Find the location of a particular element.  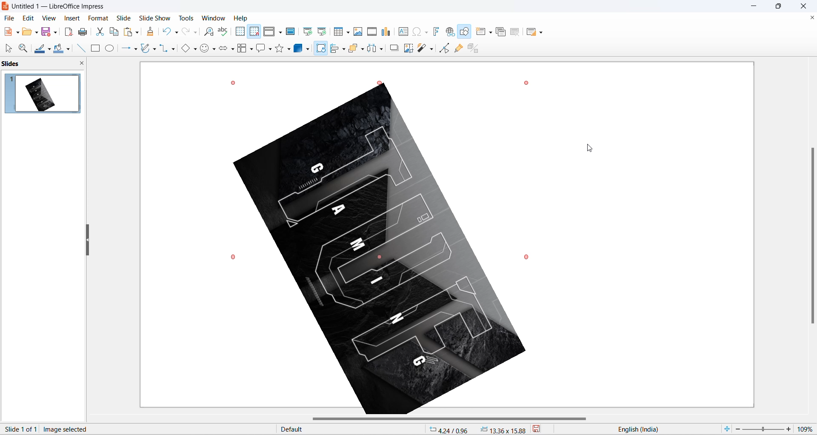

filter is located at coordinates (422, 49).